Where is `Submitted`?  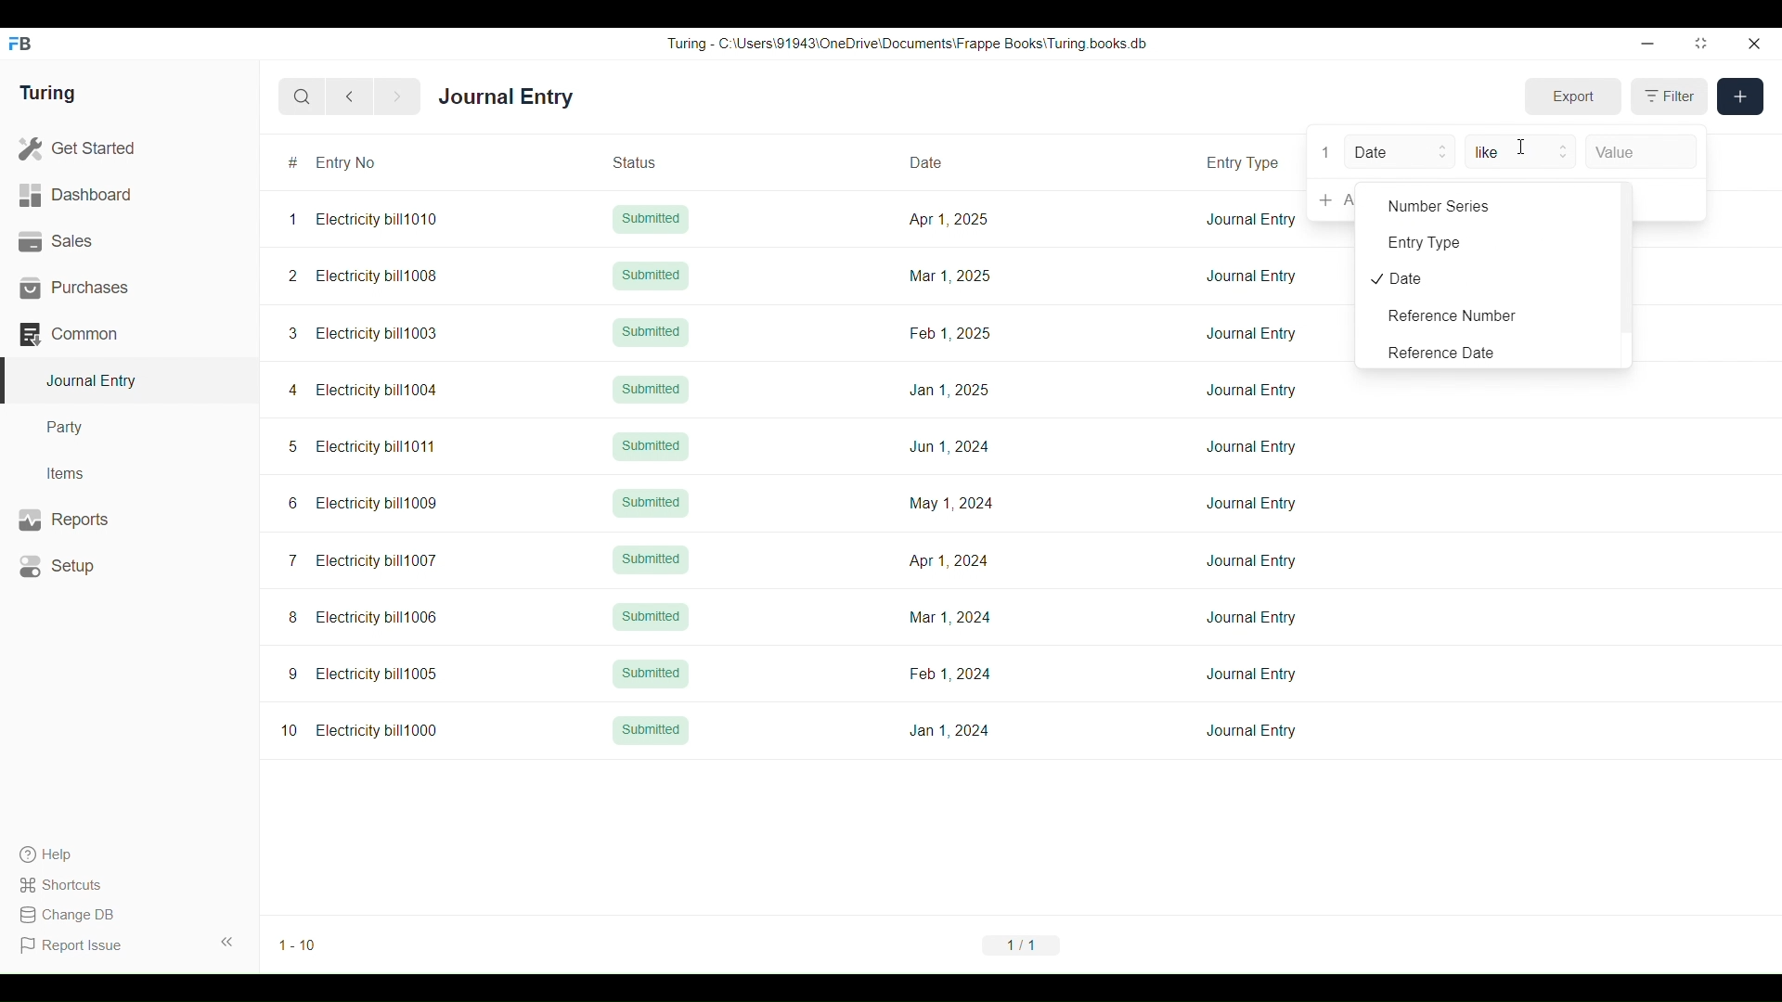 Submitted is located at coordinates (651, 446).